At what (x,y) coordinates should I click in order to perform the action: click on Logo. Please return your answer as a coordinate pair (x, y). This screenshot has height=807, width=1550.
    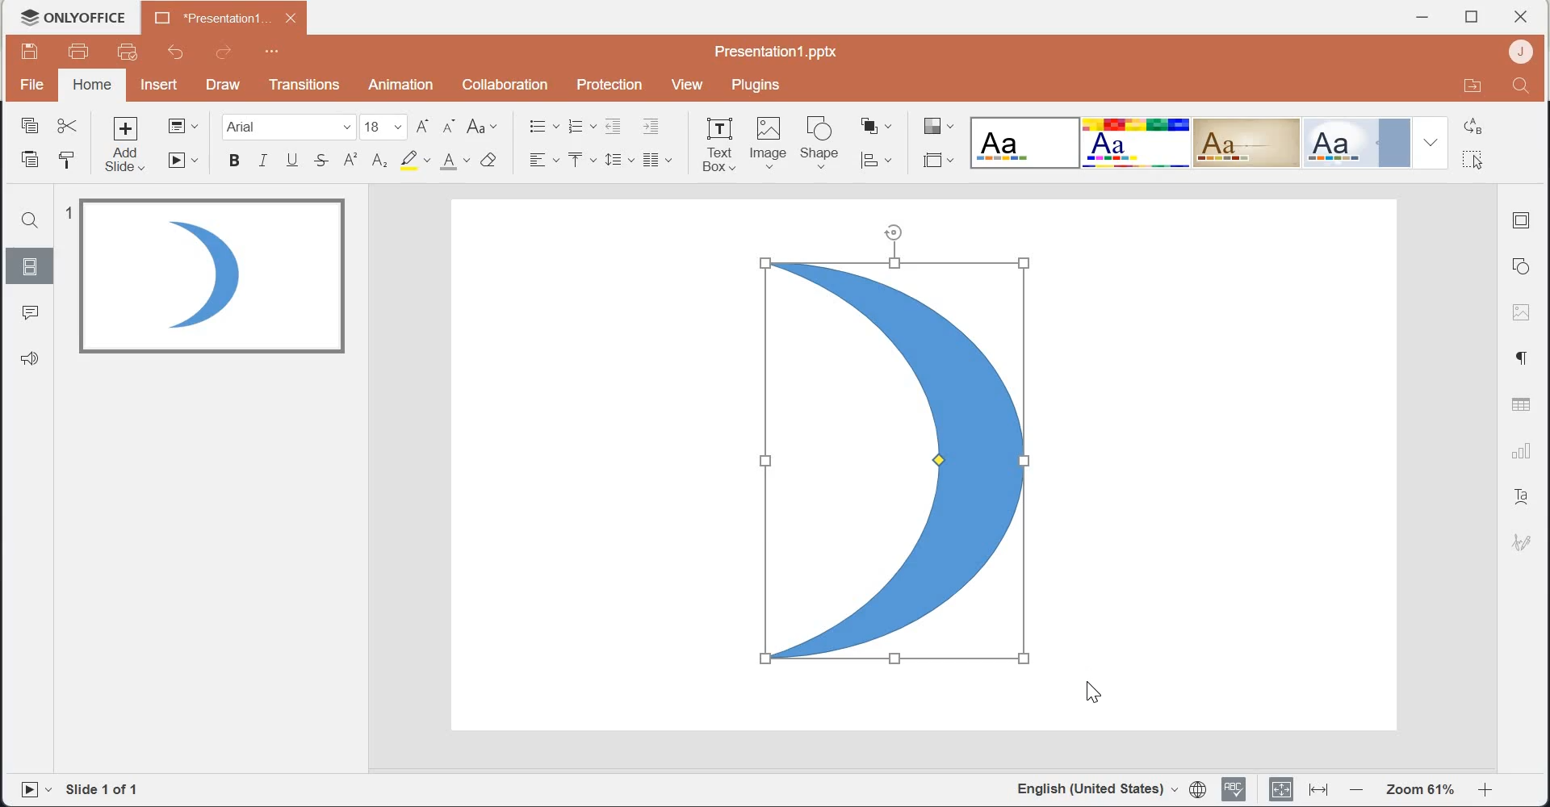
    Looking at the image, I should click on (72, 17).